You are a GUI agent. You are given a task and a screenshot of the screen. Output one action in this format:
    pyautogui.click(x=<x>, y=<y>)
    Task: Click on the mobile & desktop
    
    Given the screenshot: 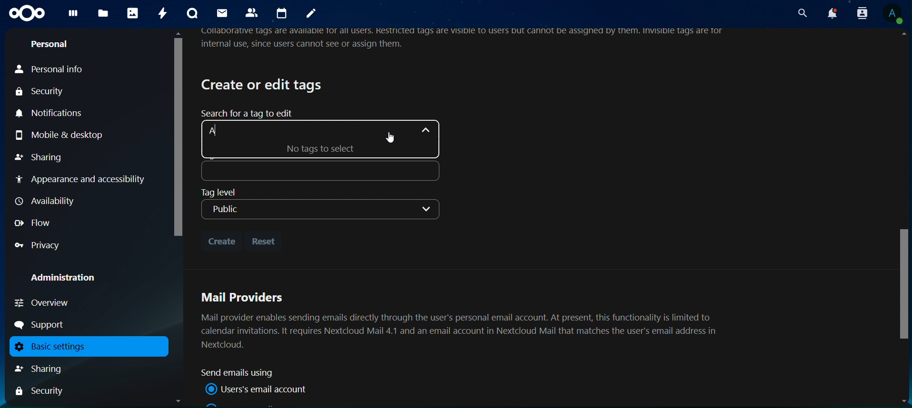 What is the action you would take?
    pyautogui.click(x=73, y=134)
    